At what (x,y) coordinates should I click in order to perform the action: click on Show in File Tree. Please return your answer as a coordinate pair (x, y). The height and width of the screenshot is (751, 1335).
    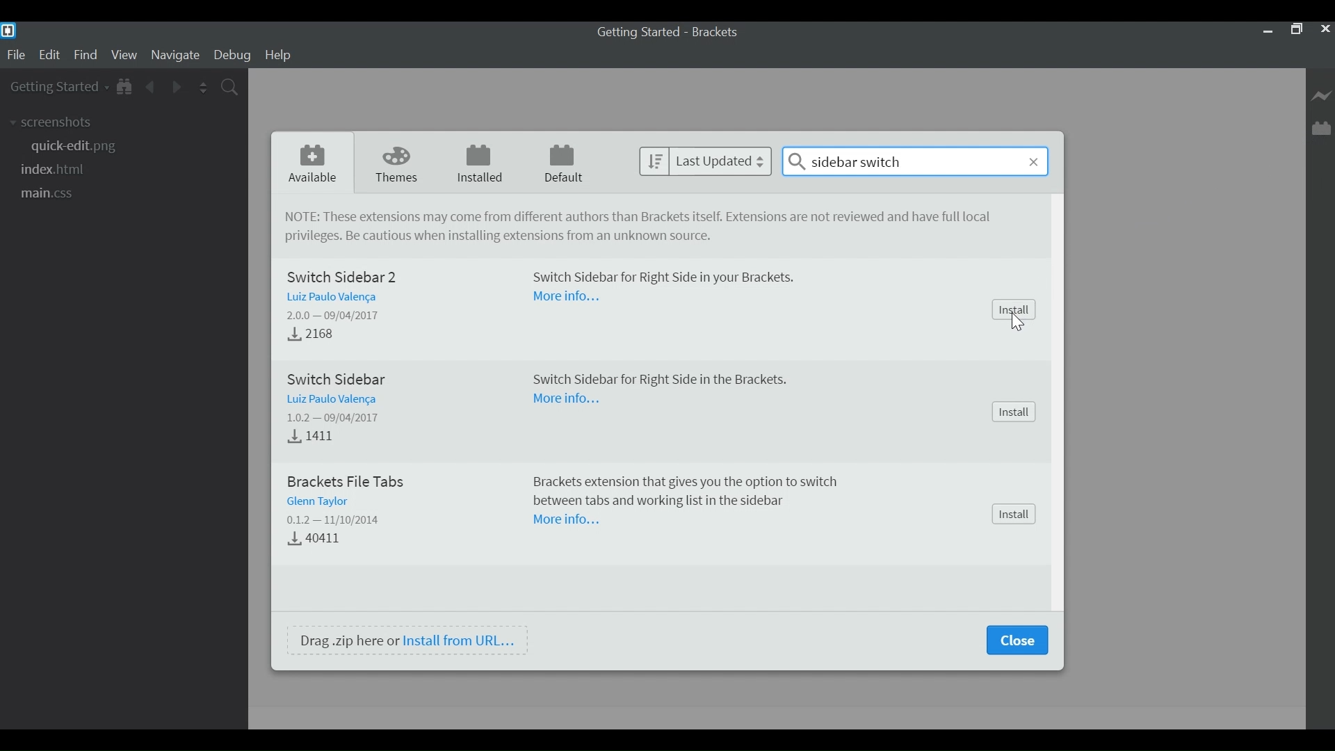
    Looking at the image, I should click on (124, 86).